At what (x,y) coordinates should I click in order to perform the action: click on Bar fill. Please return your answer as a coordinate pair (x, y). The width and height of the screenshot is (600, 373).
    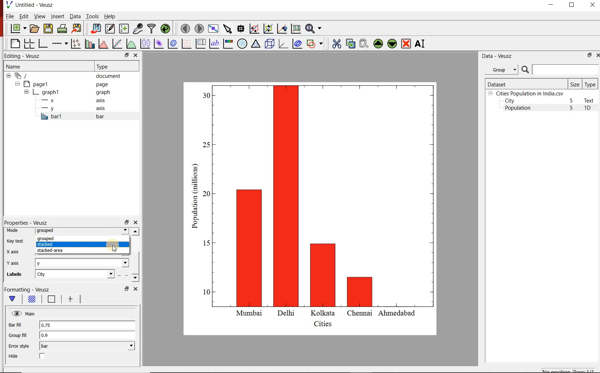
    Looking at the image, I should click on (20, 325).